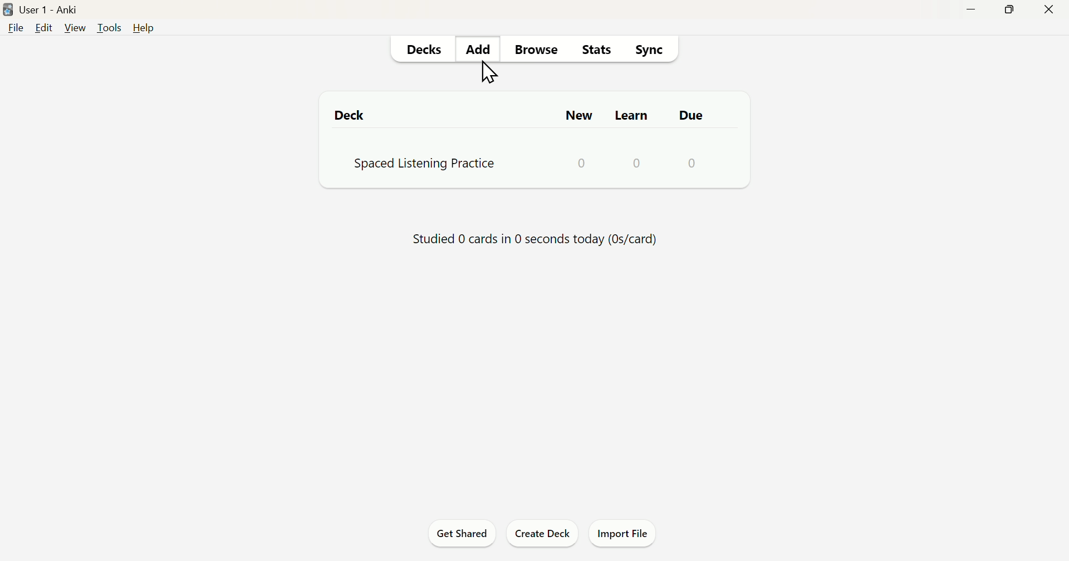 This screenshot has height=561, width=1069. What do you see at coordinates (537, 50) in the screenshot?
I see `Browse` at bounding box center [537, 50].